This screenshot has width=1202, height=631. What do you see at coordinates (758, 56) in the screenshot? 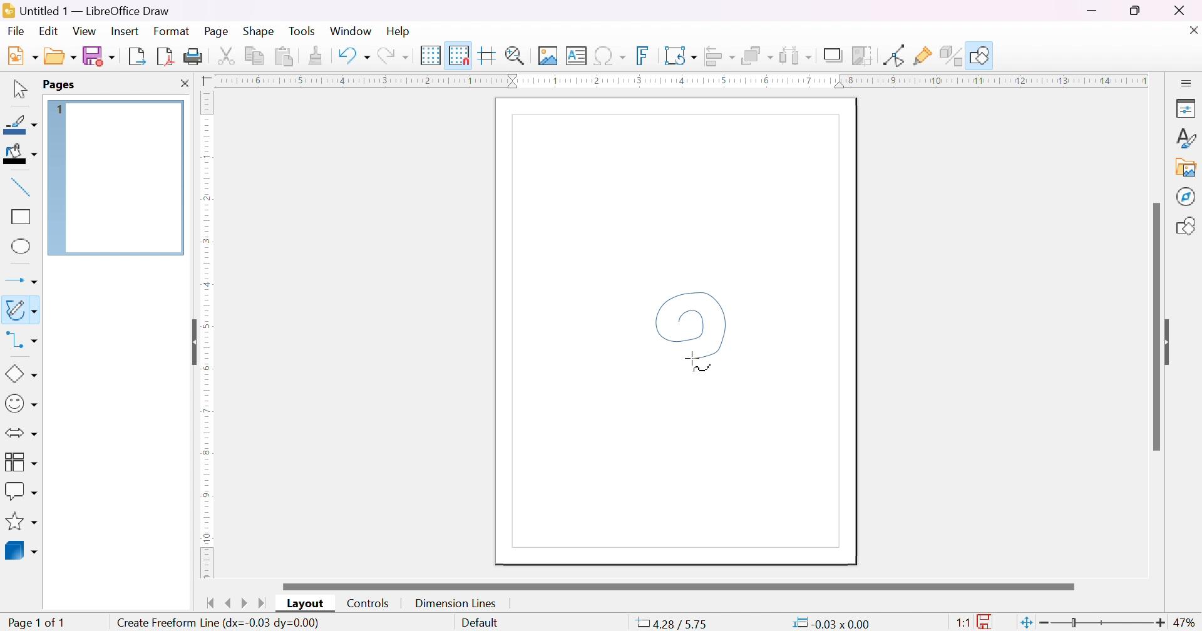
I see `arrange` at bounding box center [758, 56].